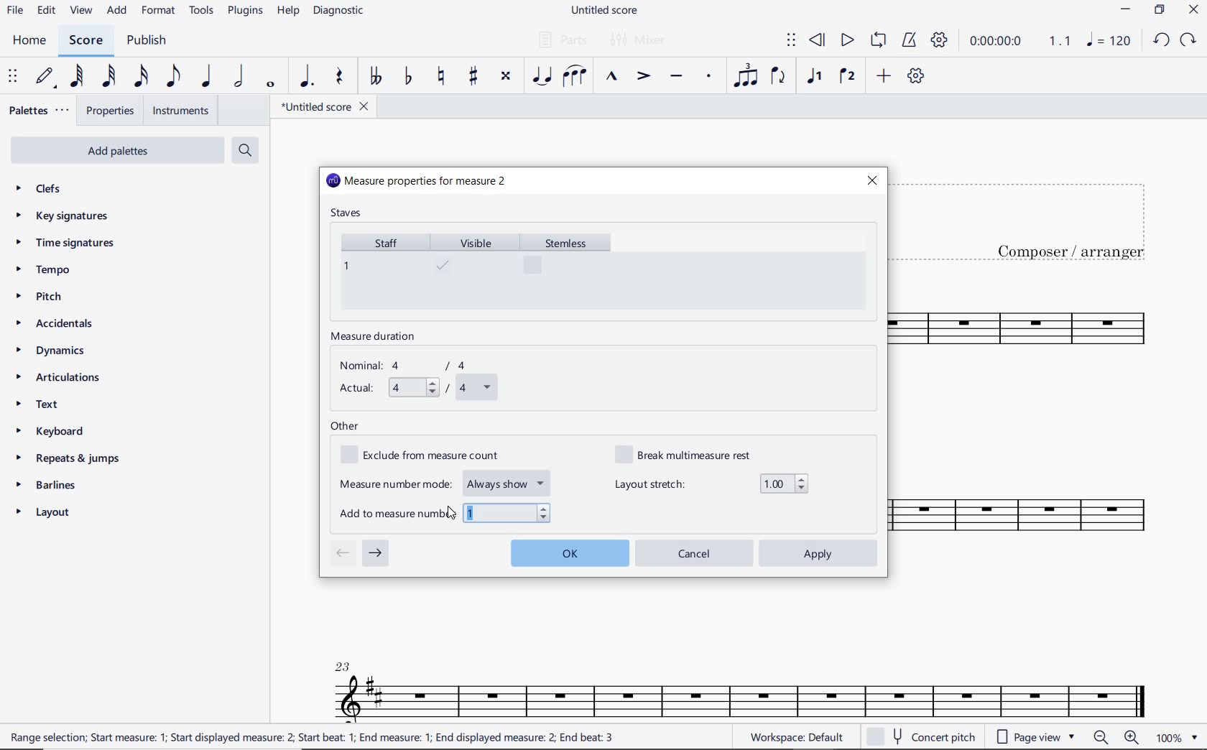 The height and width of the screenshot is (750, 1207). What do you see at coordinates (410, 366) in the screenshot?
I see `nominal` at bounding box center [410, 366].